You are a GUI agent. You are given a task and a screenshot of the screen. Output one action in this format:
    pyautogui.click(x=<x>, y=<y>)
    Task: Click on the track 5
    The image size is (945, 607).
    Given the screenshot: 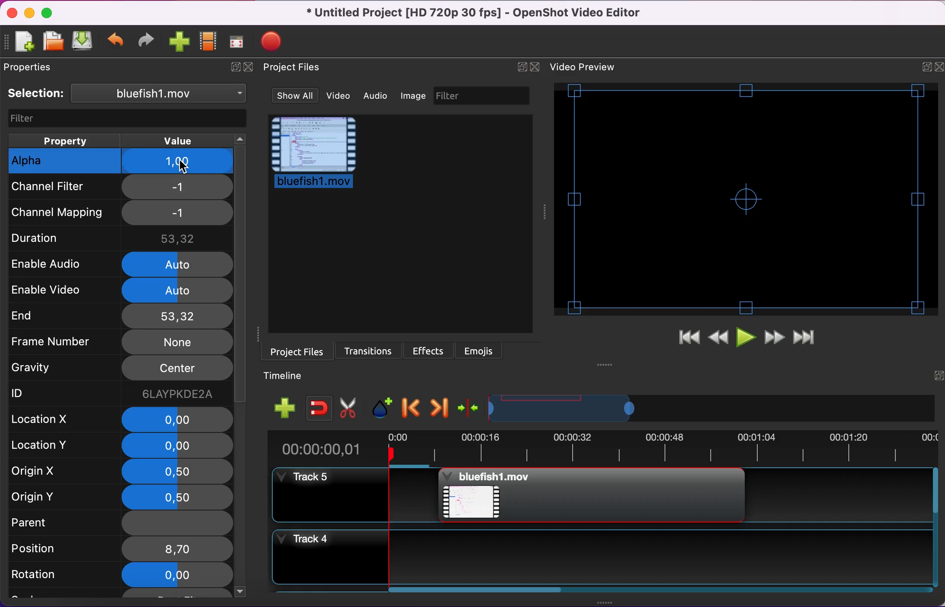 What is the action you would take?
    pyautogui.click(x=351, y=495)
    